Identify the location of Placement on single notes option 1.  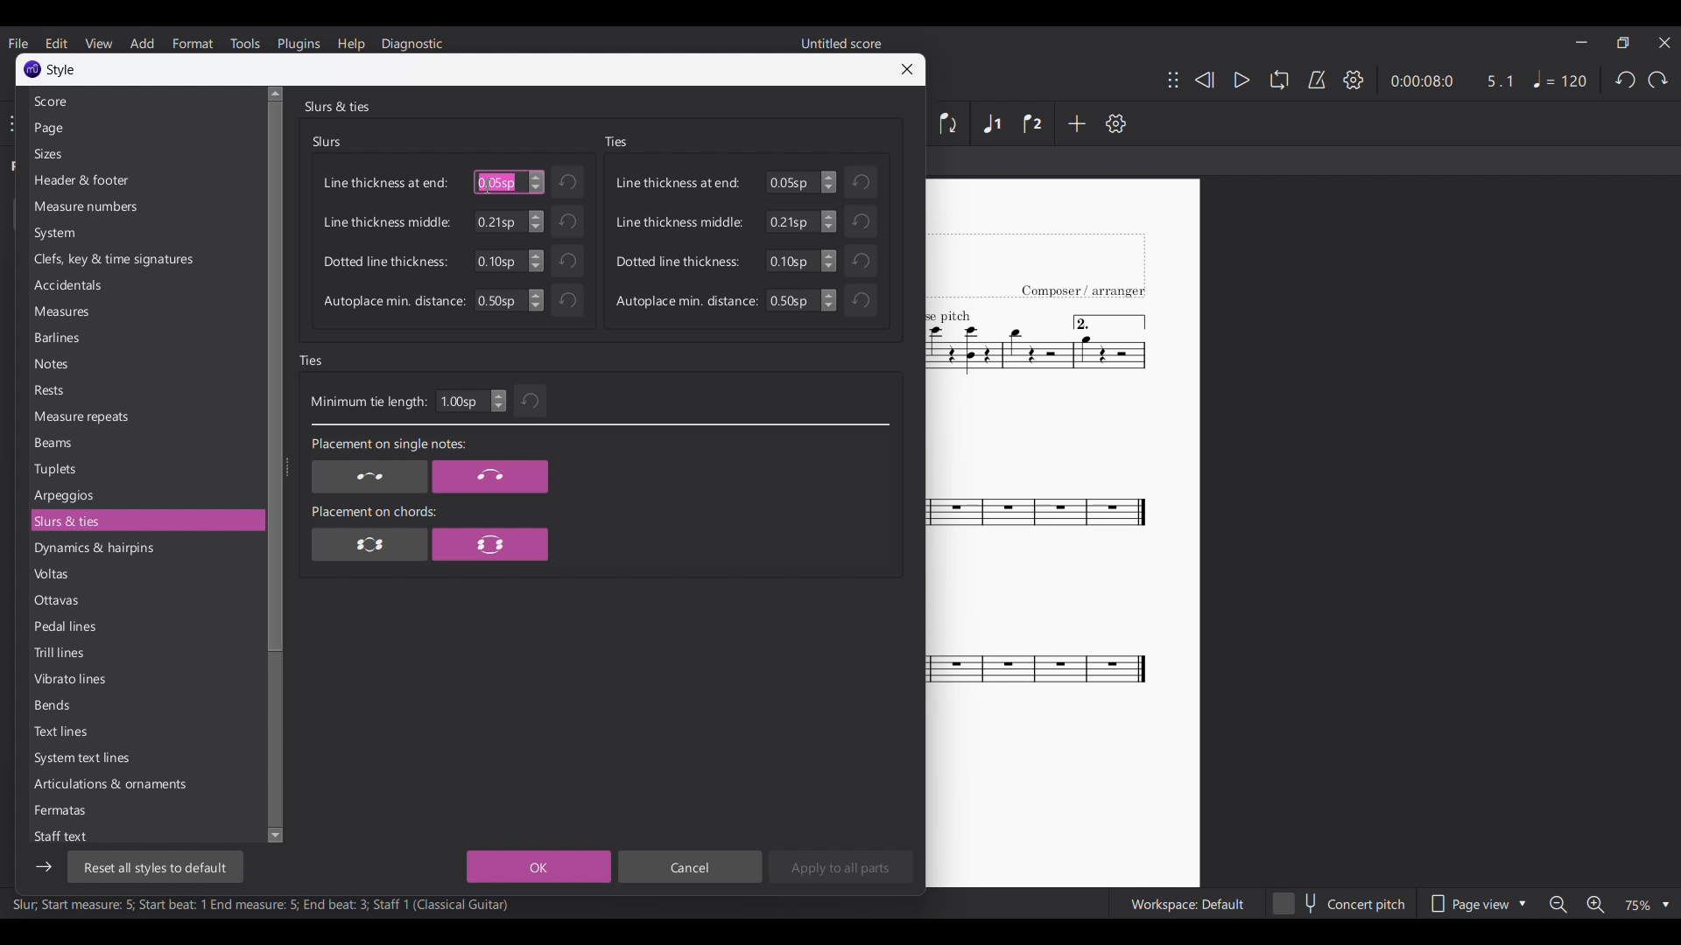
(369, 477).